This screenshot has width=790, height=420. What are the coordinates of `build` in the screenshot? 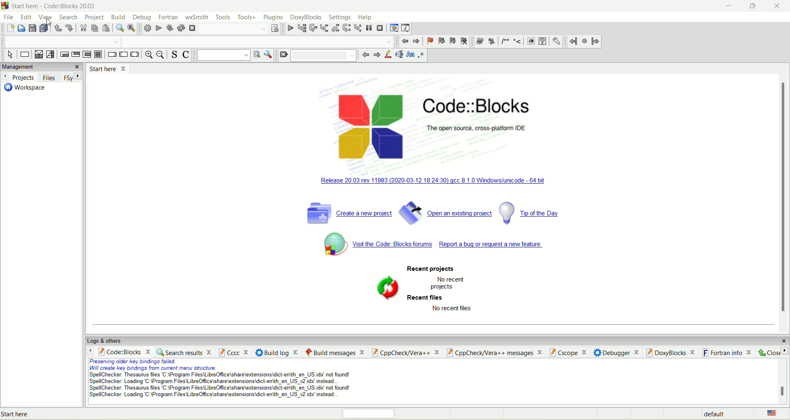 It's located at (148, 29).